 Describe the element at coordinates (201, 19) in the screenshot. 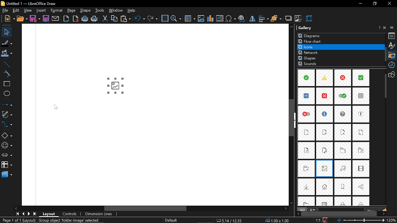

I see `insert image` at that location.